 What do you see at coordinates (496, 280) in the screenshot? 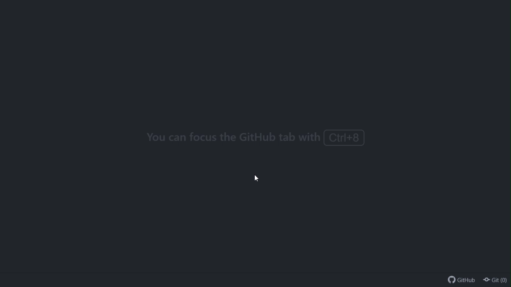
I see `git` at bounding box center [496, 280].